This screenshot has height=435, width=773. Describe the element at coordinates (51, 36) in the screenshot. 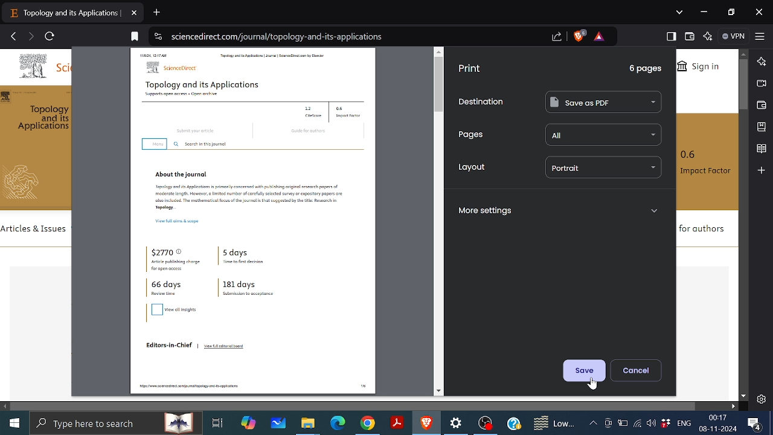

I see `Reload` at that location.